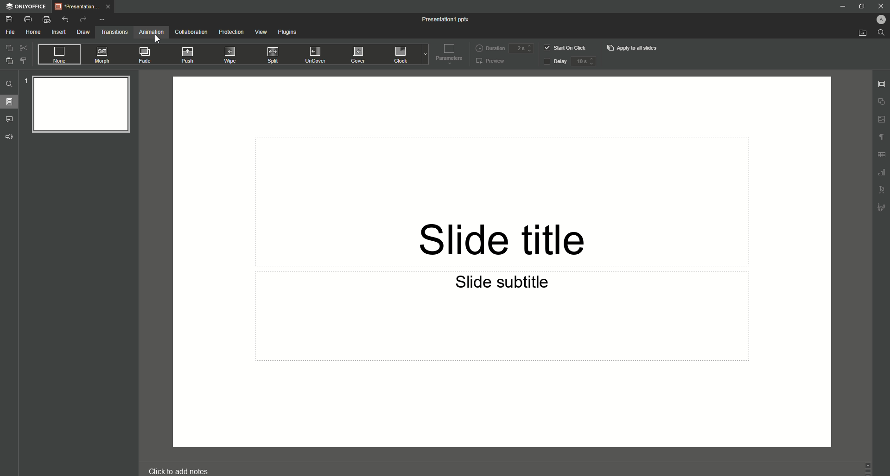 Image resolution: width=890 pixels, height=476 pixels. What do you see at coordinates (858, 33) in the screenshot?
I see `Open From File` at bounding box center [858, 33].